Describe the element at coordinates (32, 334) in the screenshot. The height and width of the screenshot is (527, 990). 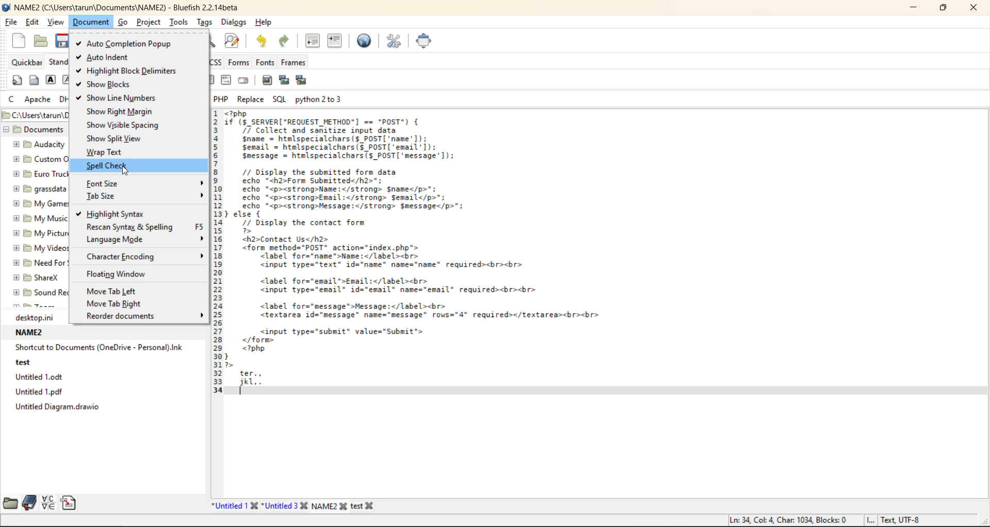
I see `name2` at that location.